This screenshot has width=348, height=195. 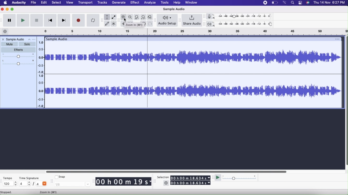 What do you see at coordinates (29, 178) in the screenshot?
I see `Time Signature` at bounding box center [29, 178].